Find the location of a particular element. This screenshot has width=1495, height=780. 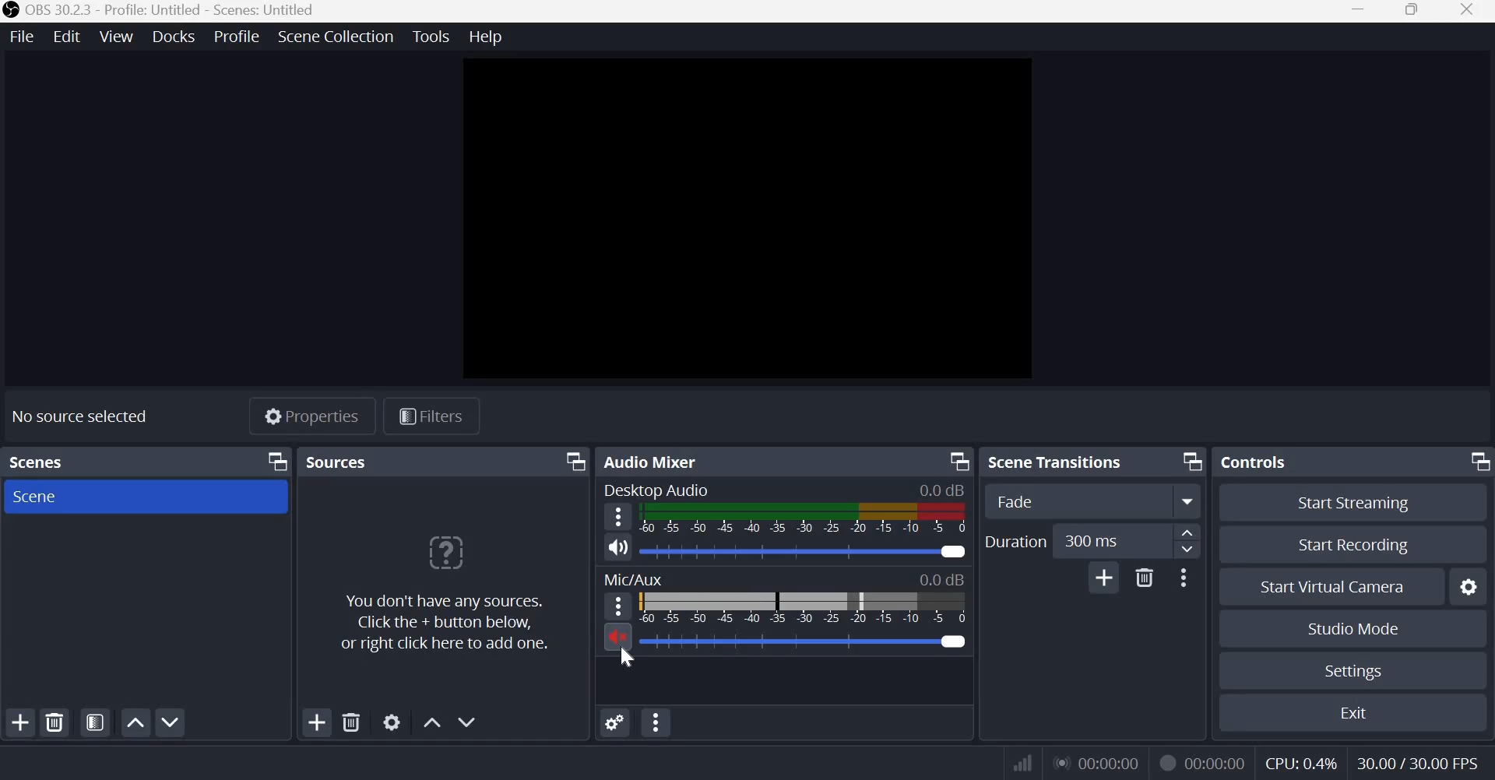

Speaker icon is located at coordinates (620, 547).